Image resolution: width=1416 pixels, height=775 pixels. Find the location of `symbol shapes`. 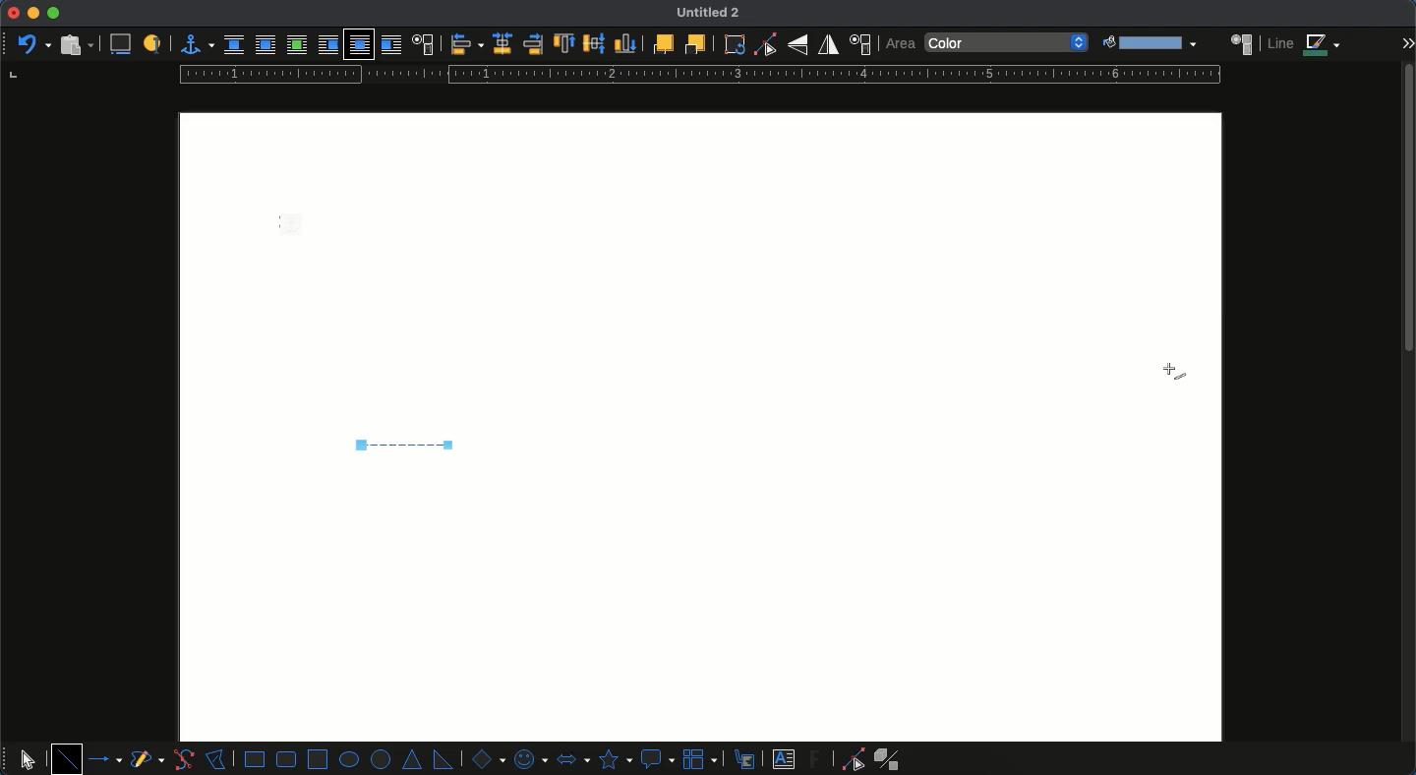

symbol shapes is located at coordinates (529, 758).